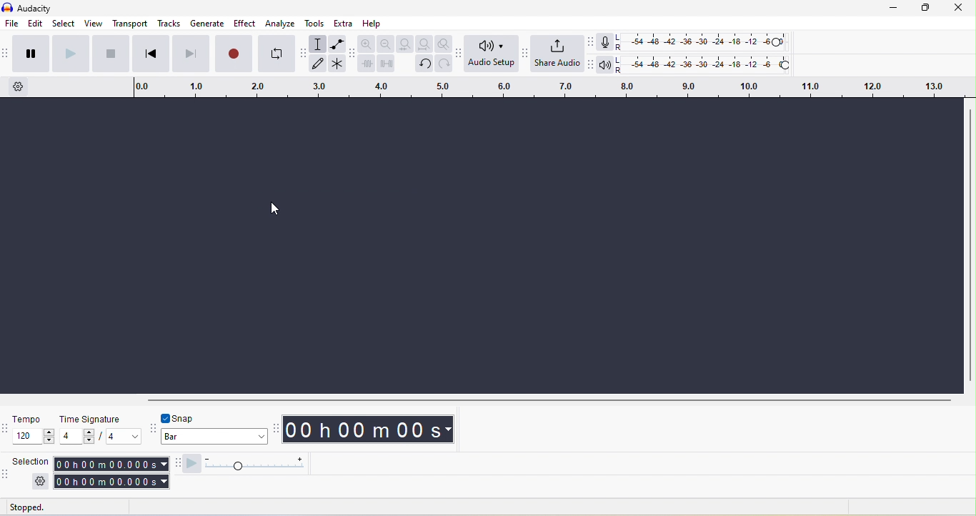 The height and width of the screenshot is (516, 976). What do you see at coordinates (94, 23) in the screenshot?
I see `view` at bounding box center [94, 23].